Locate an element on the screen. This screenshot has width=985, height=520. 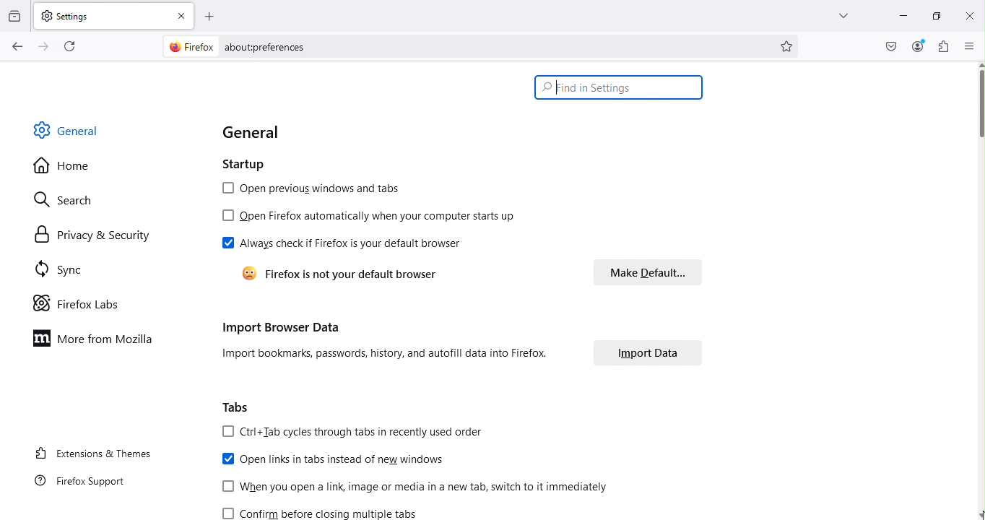
Open application menu is located at coordinates (970, 45).